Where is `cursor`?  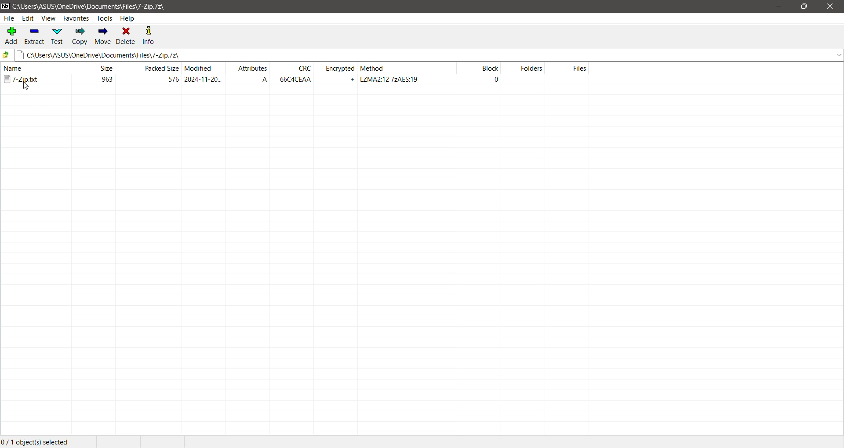
cursor is located at coordinates (29, 87).